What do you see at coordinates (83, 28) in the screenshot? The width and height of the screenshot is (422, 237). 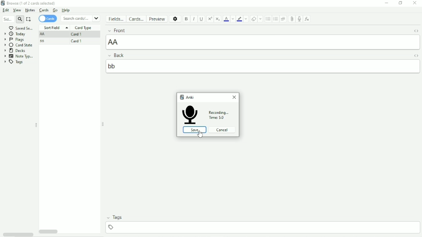 I see `Card Type` at bounding box center [83, 28].